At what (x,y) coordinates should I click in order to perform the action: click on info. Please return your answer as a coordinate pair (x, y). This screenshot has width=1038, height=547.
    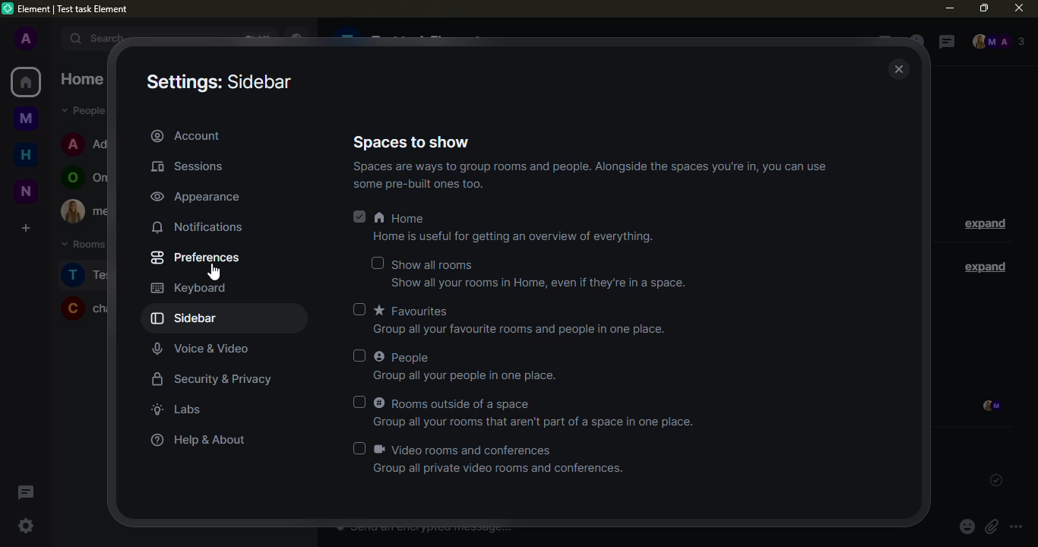
    Looking at the image, I should click on (470, 375).